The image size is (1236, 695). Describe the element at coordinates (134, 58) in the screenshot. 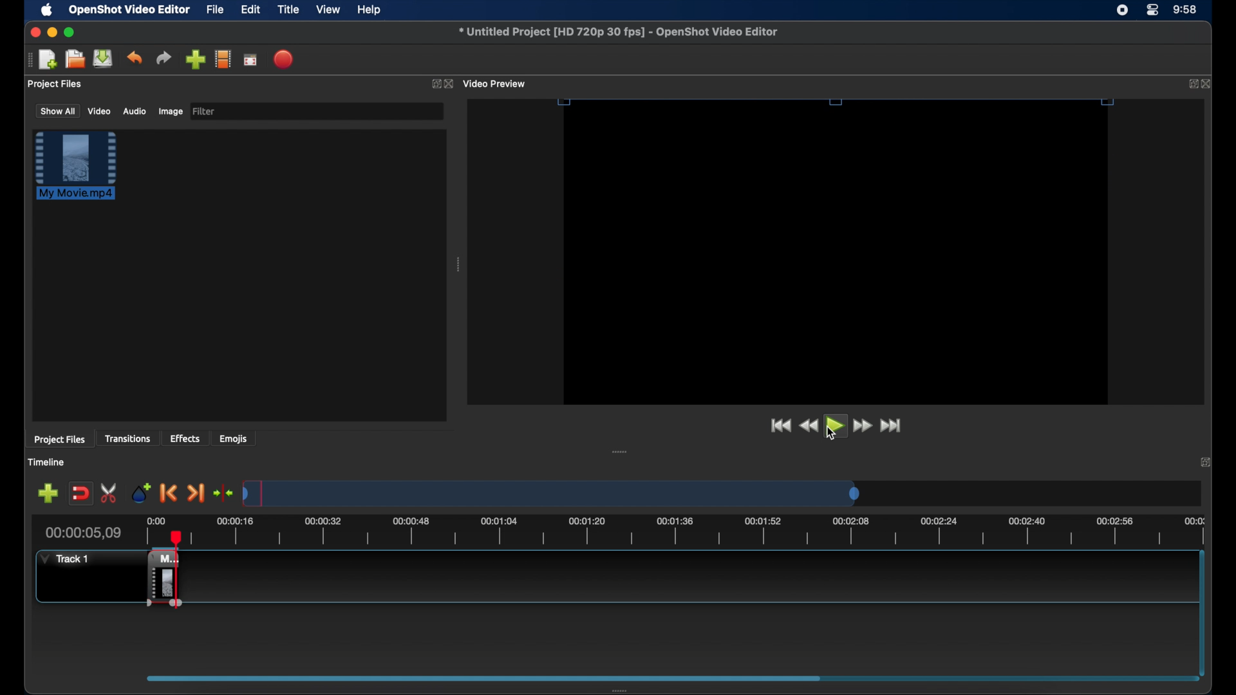

I see `undo` at that location.